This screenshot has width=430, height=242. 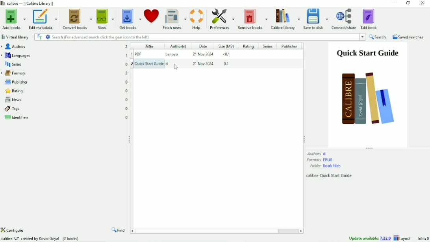 What do you see at coordinates (151, 16) in the screenshot?
I see `Donate` at bounding box center [151, 16].